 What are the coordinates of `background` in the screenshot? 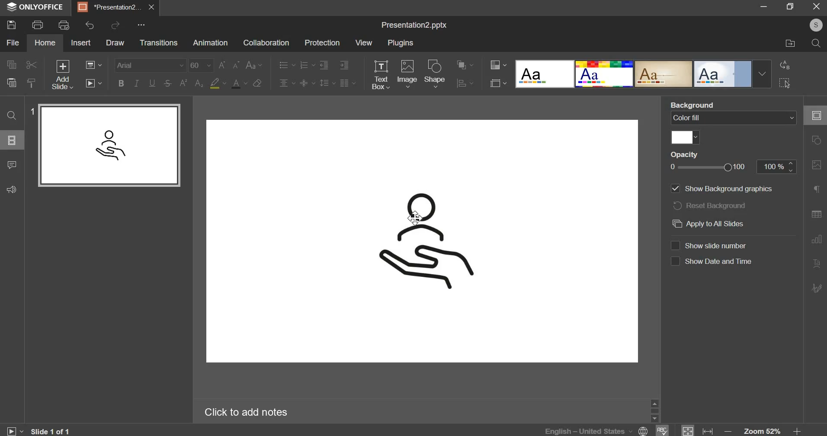 It's located at (734, 117).